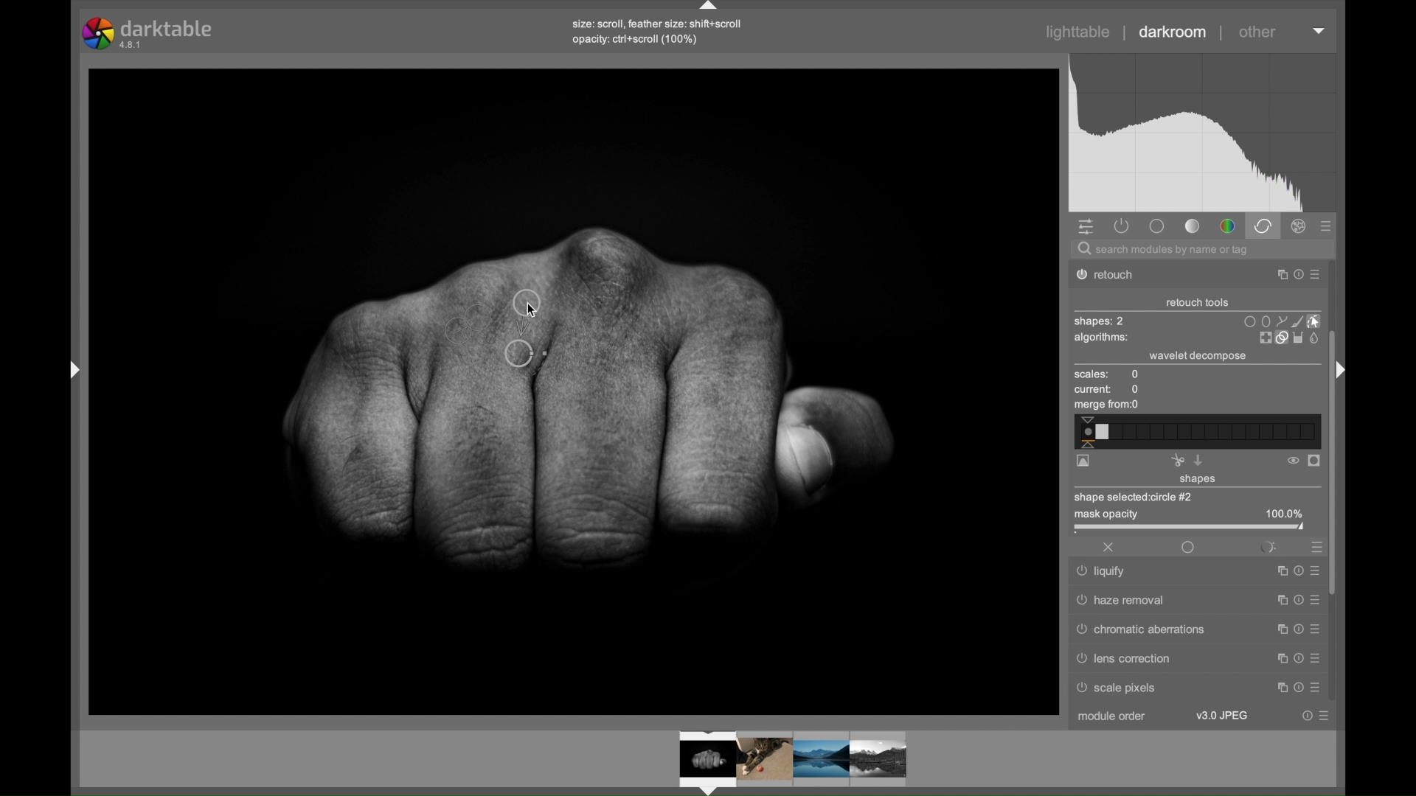 Image resolution: width=1416 pixels, height=796 pixels. I want to click on help, so click(1296, 600).